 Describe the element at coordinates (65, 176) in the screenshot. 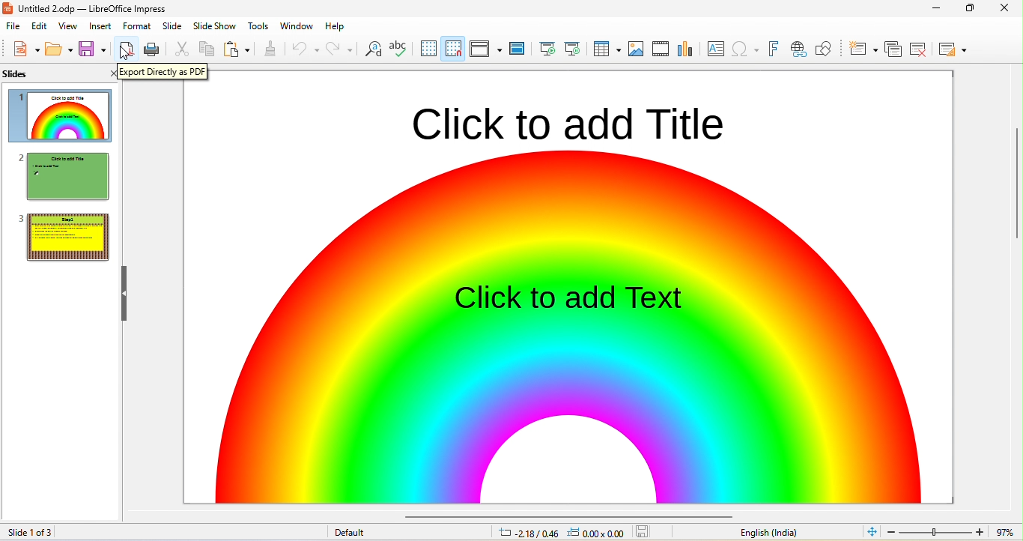

I see `slide2` at that location.